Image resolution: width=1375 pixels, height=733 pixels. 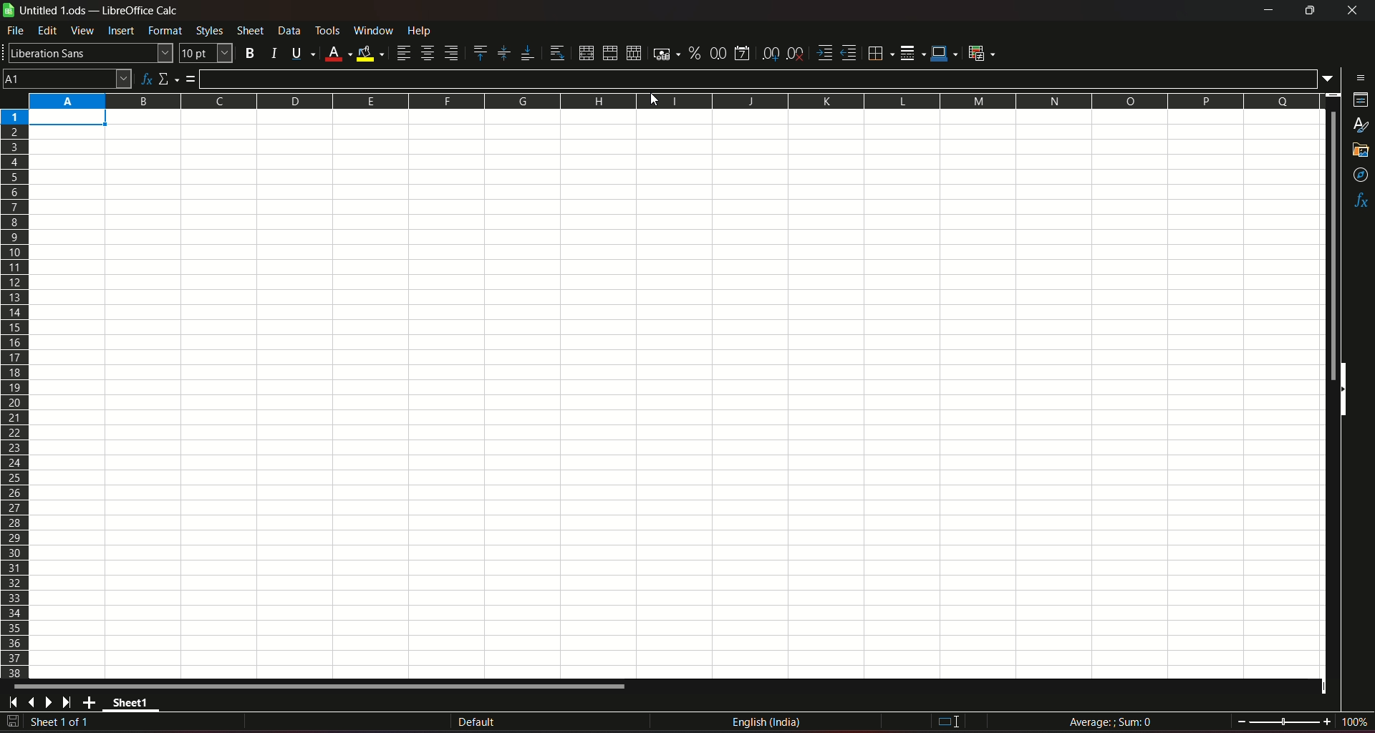 I want to click on add new sheet, so click(x=90, y=702).